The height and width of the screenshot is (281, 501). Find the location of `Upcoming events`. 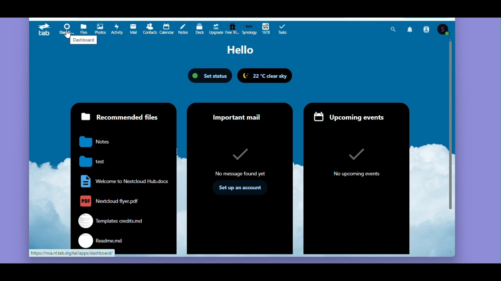

Upcoming events is located at coordinates (359, 178).